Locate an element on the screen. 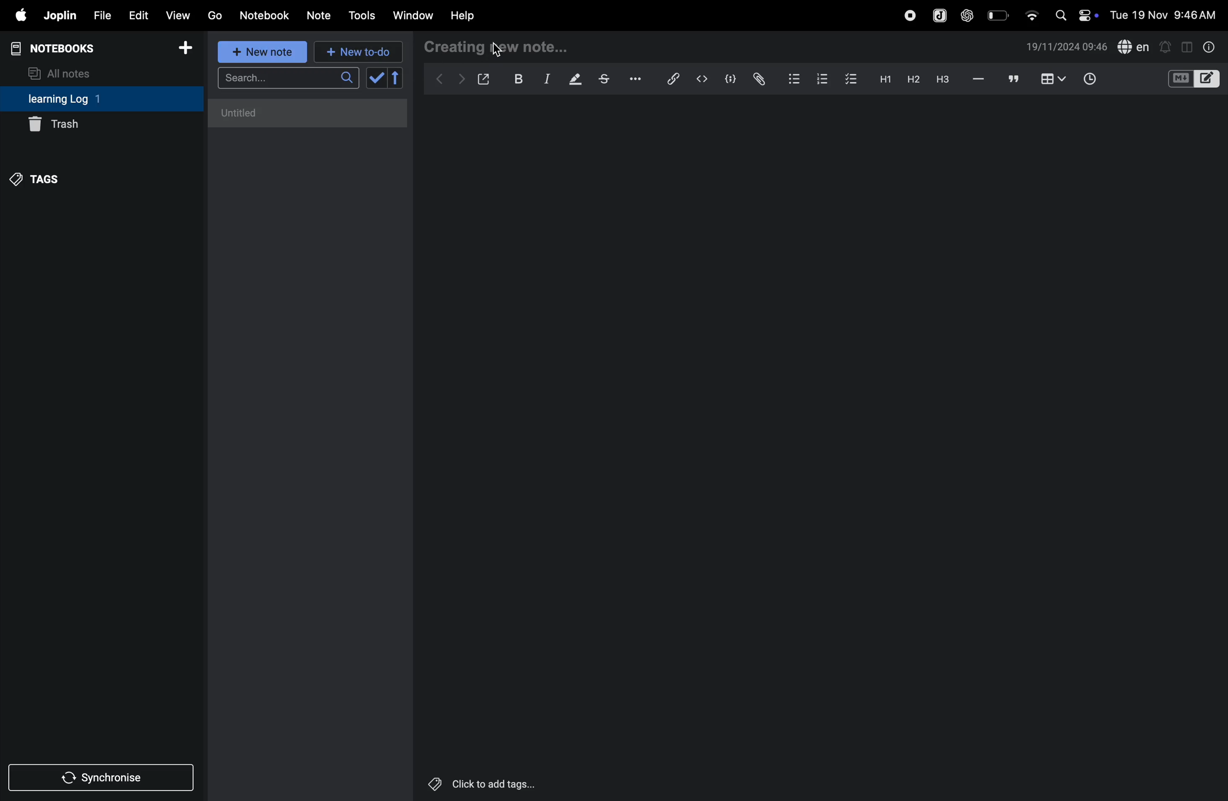 The width and height of the screenshot is (1228, 801). add is located at coordinates (186, 51).